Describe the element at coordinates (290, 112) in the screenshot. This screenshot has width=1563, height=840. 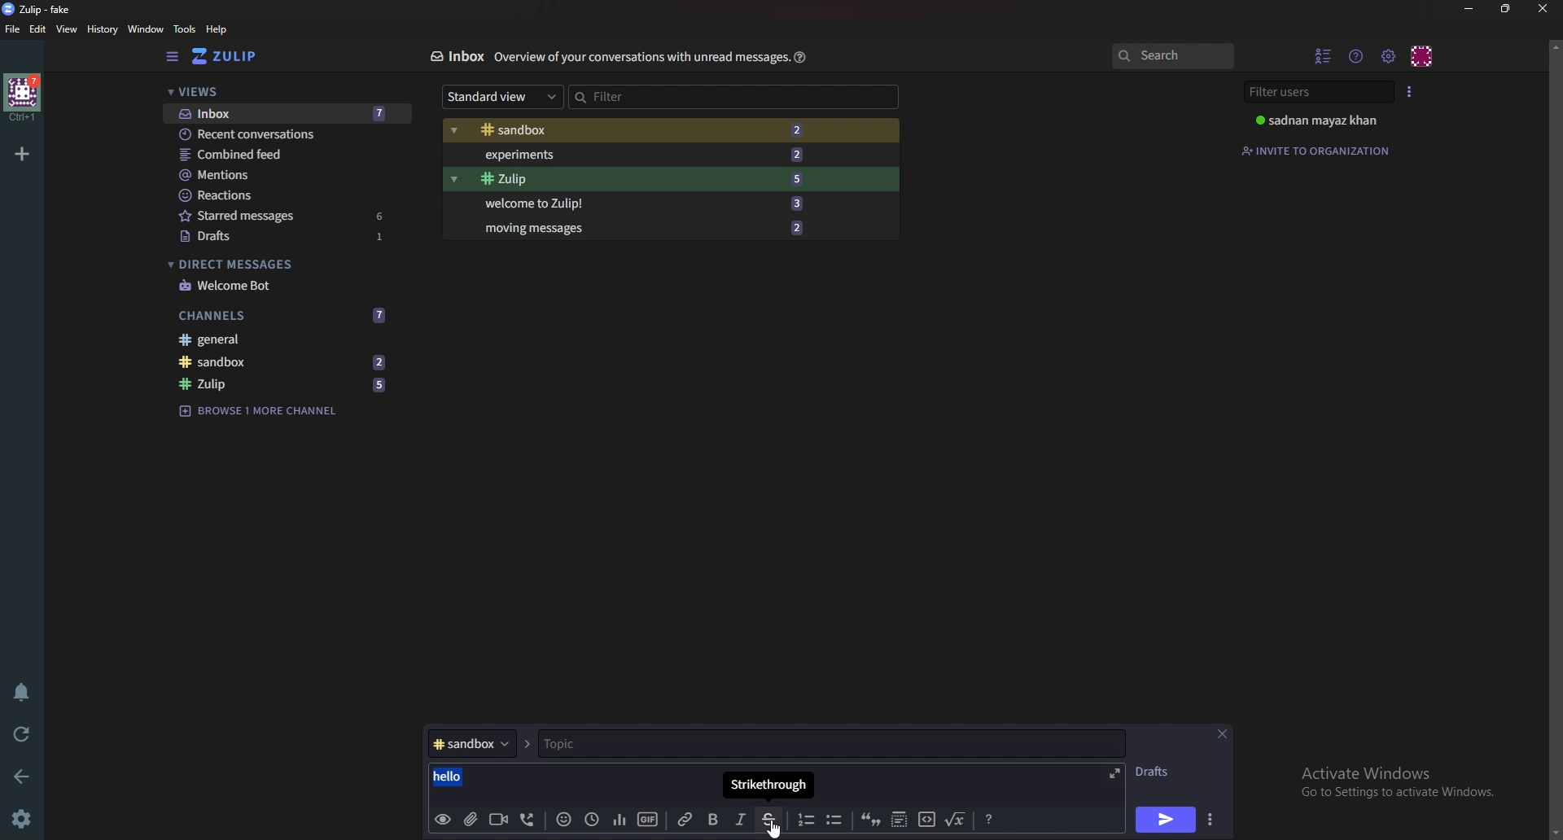
I see `Inbox` at that location.